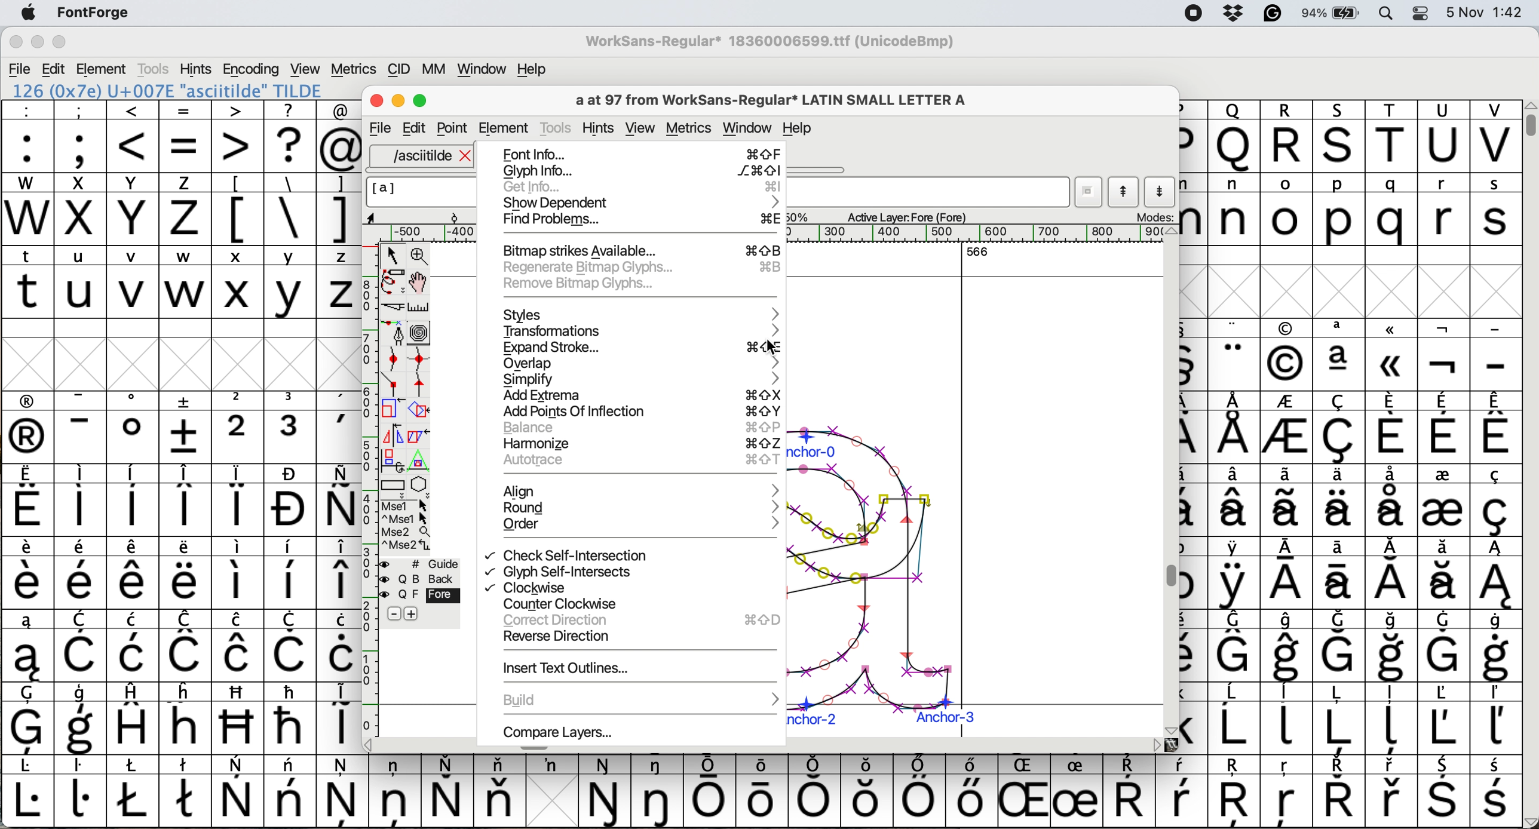  Describe the element at coordinates (644, 492) in the screenshot. I see `align` at that location.